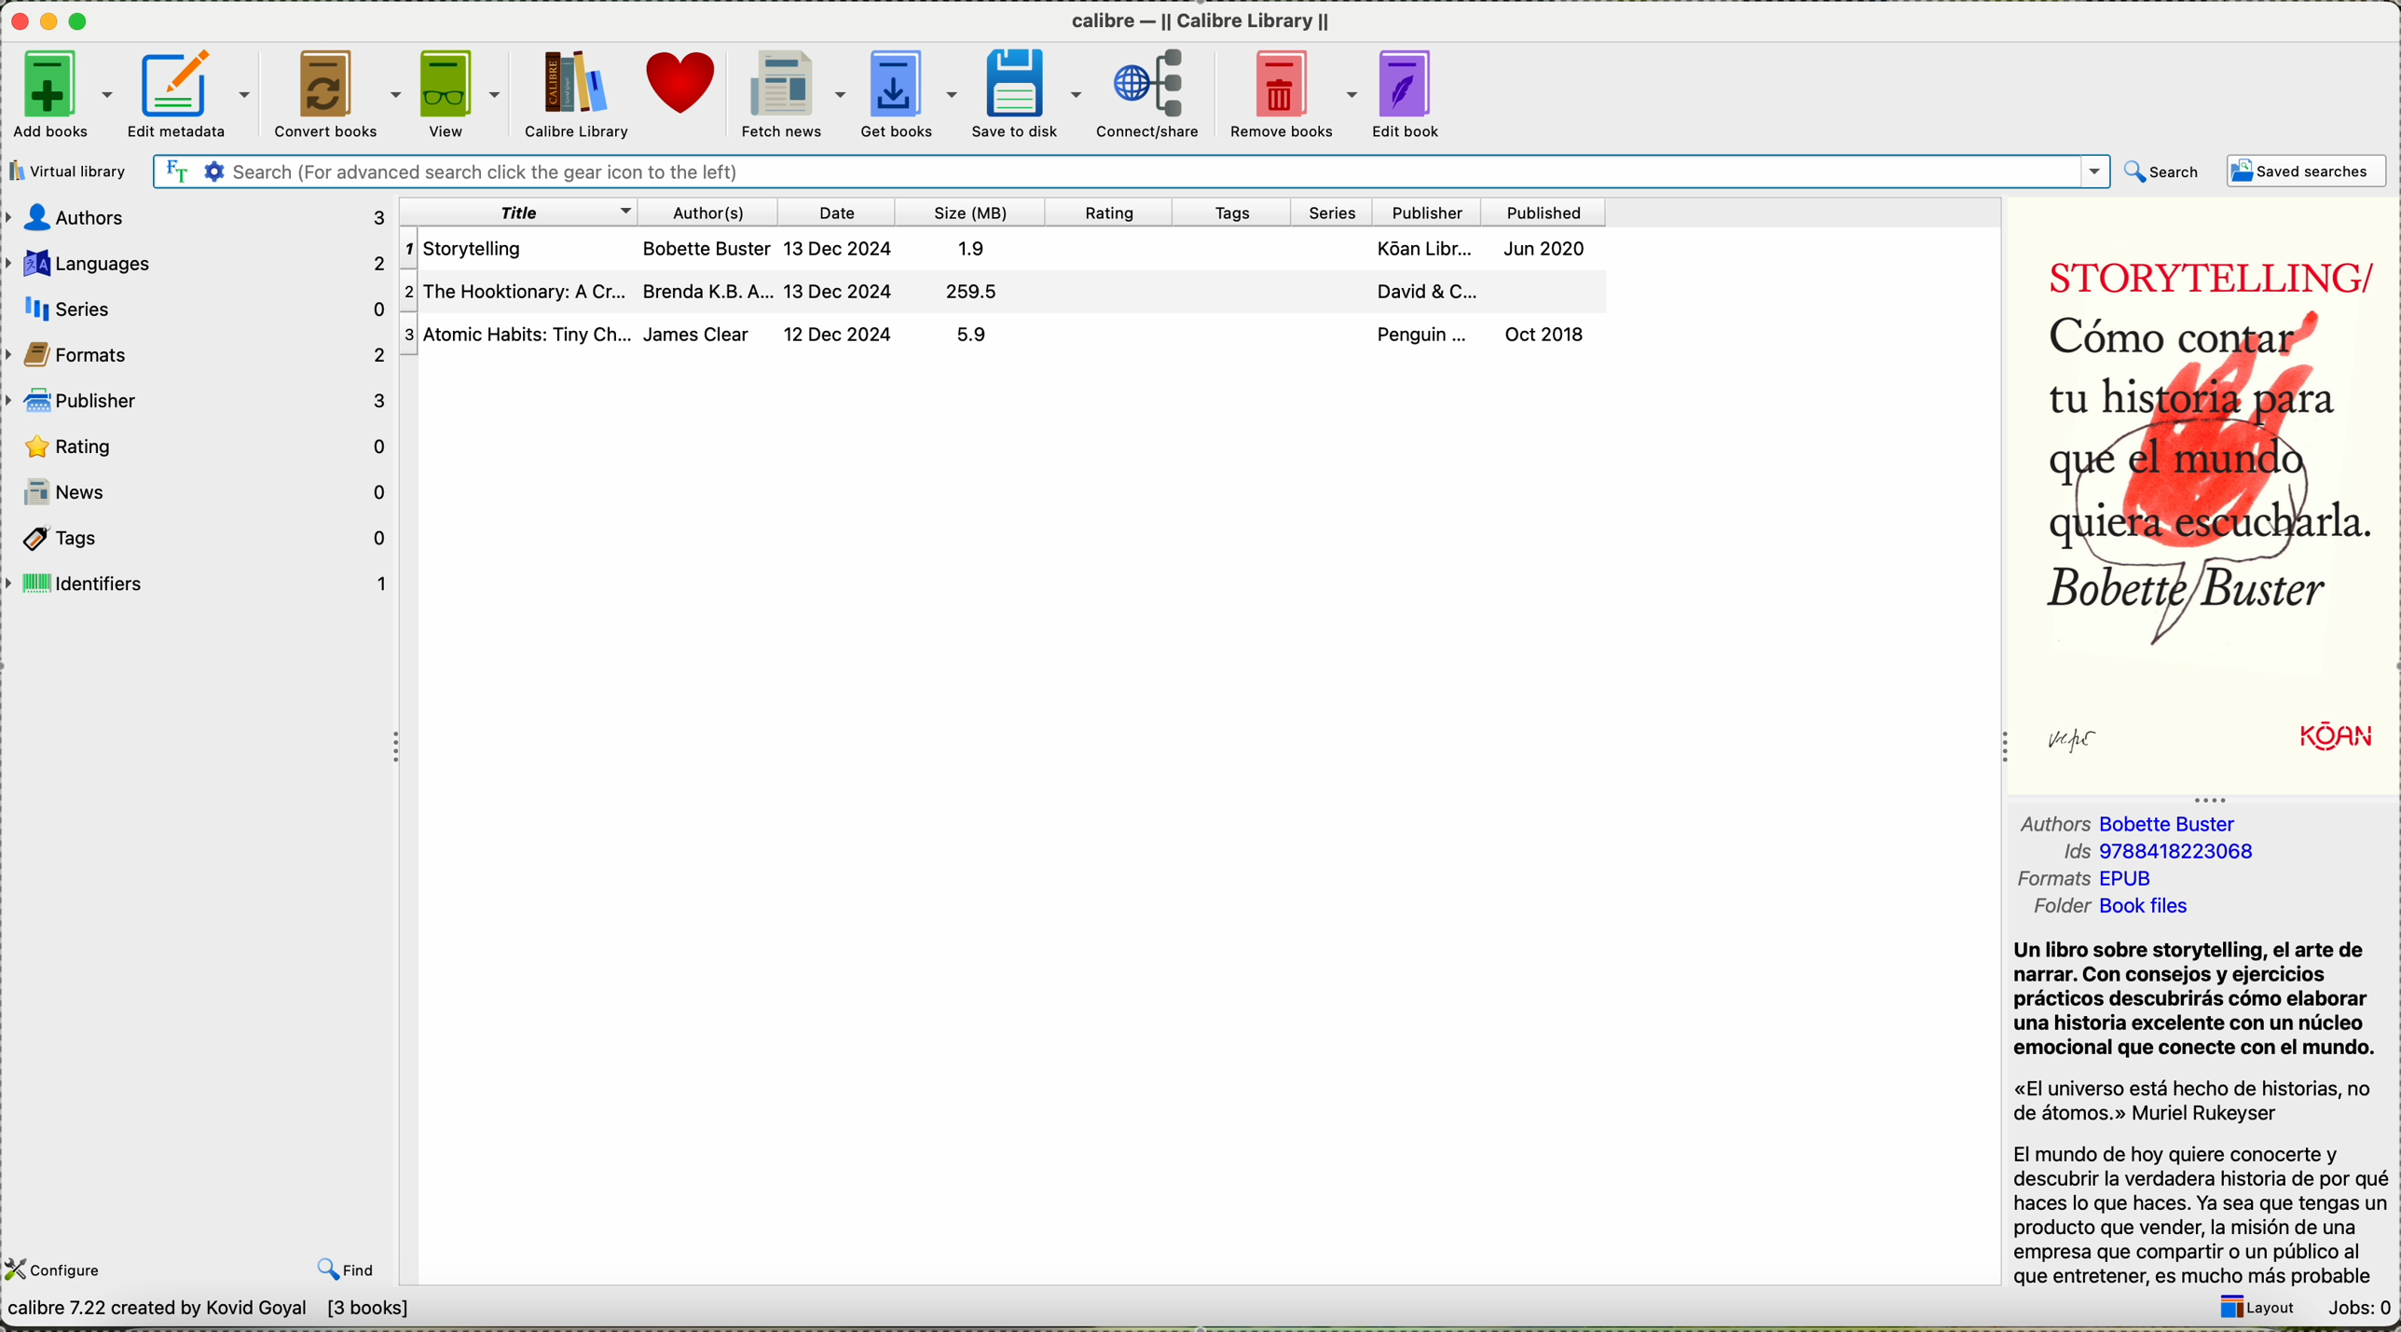  I want to click on Collapse, so click(2210, 798).